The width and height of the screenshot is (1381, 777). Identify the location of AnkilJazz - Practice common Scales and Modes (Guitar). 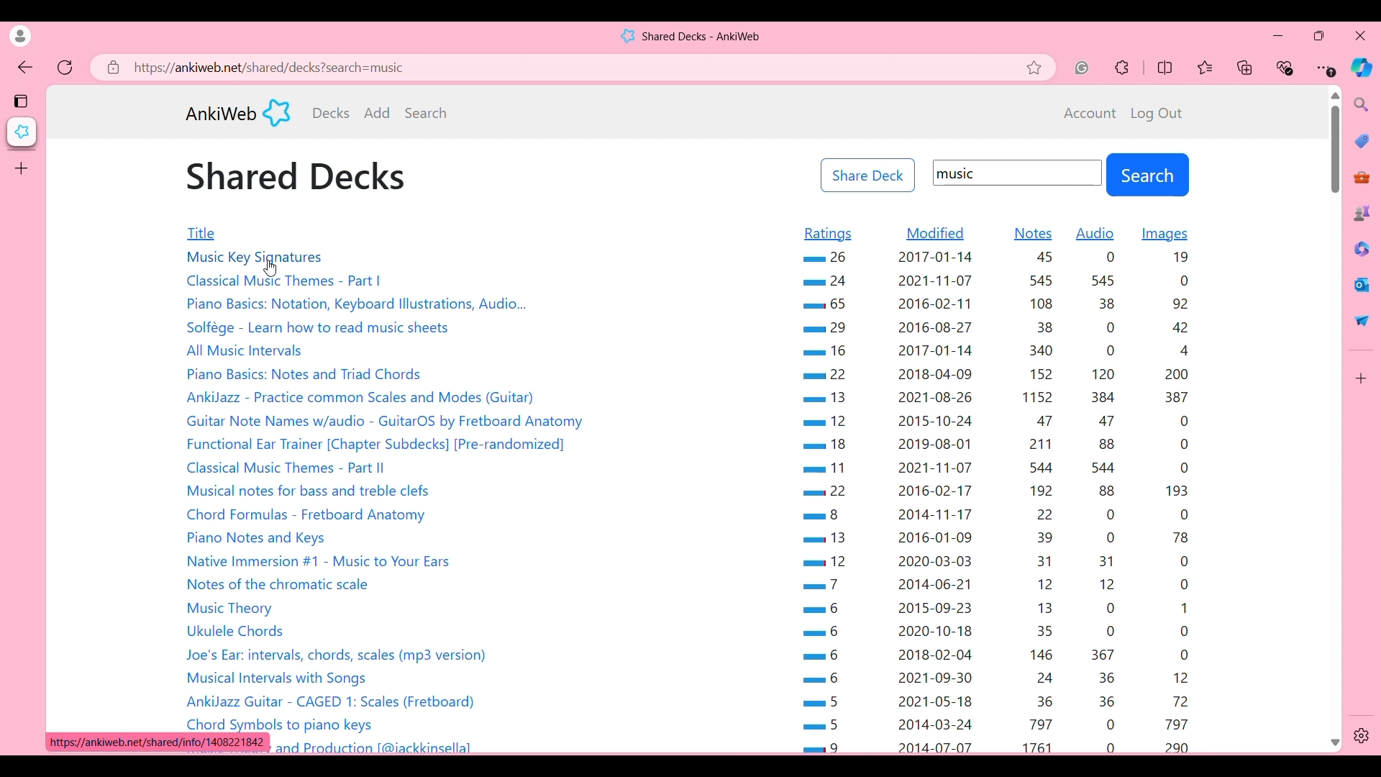
(365, 397).